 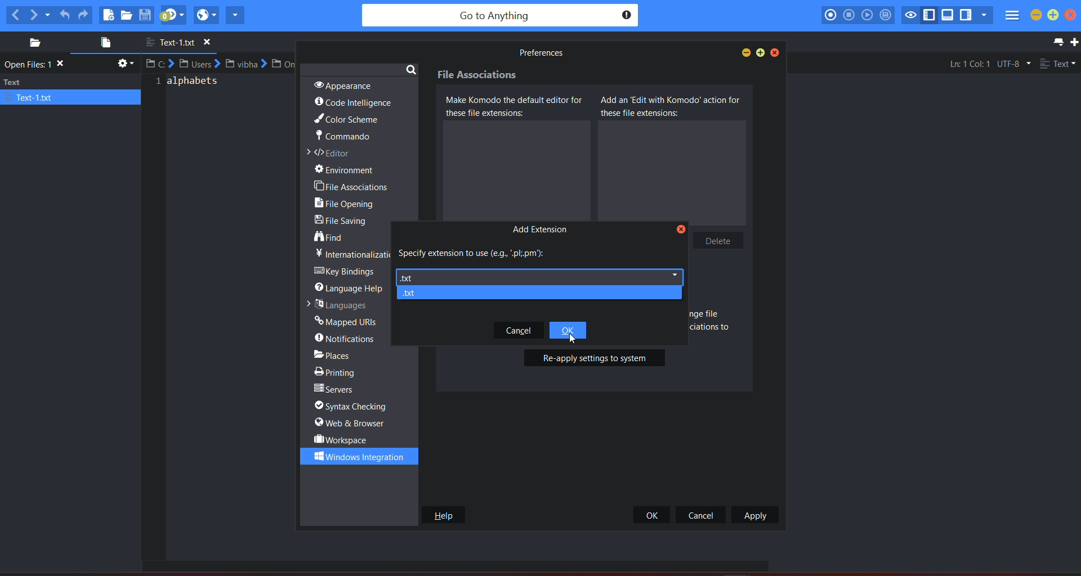 I want to click on minimize, so click(x=1037, y=15).